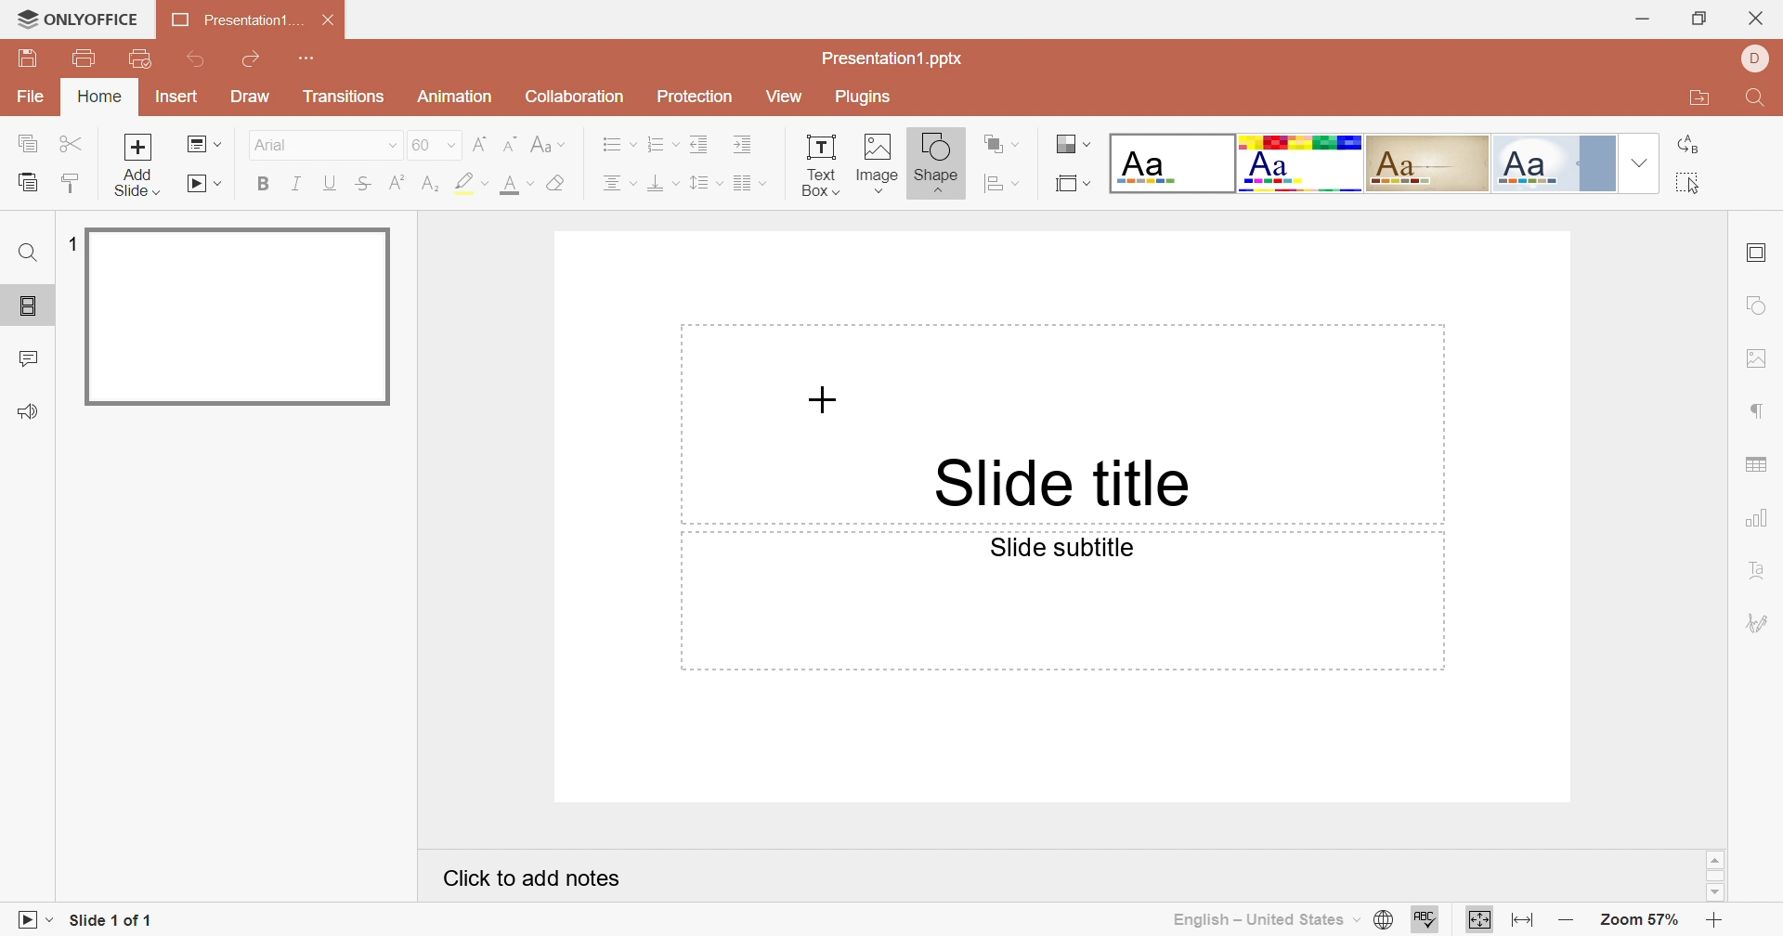  Describe the element at coordinates (68, 243) in the screenshot. I see `1` at that location.